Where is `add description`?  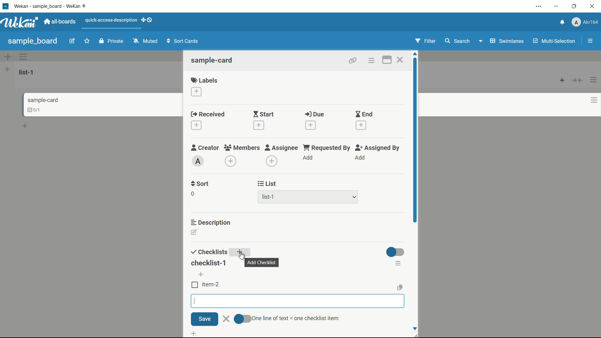 add description is located at coordinates (194, 233).